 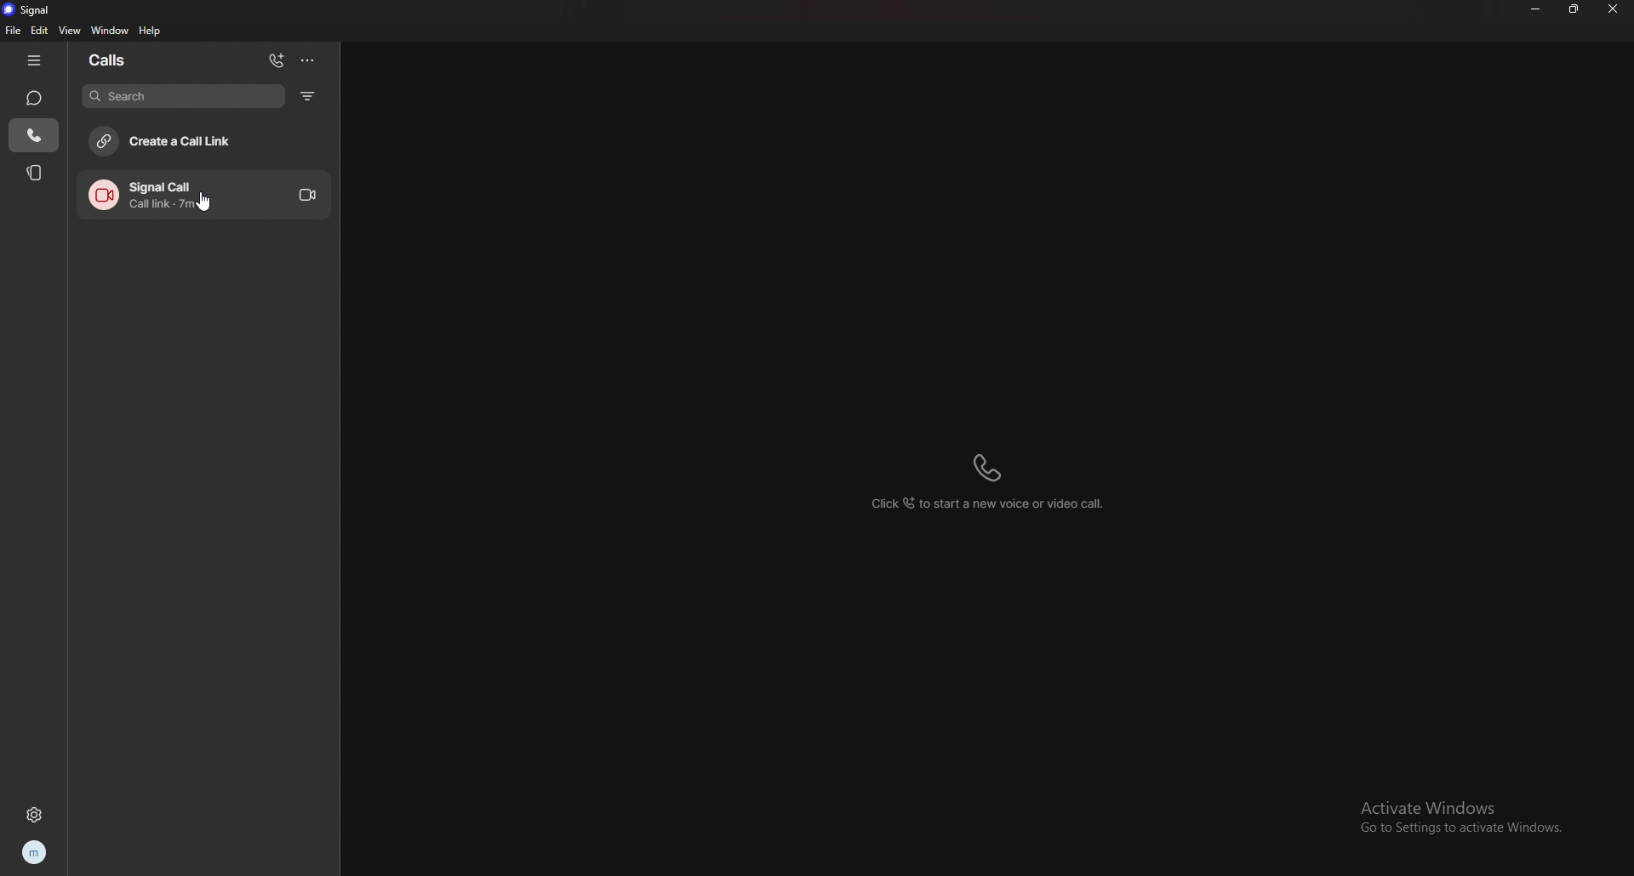 What do you see at coordinates (151, 32) in the screenshot?
I see `help` at bounding box center [151, 32].